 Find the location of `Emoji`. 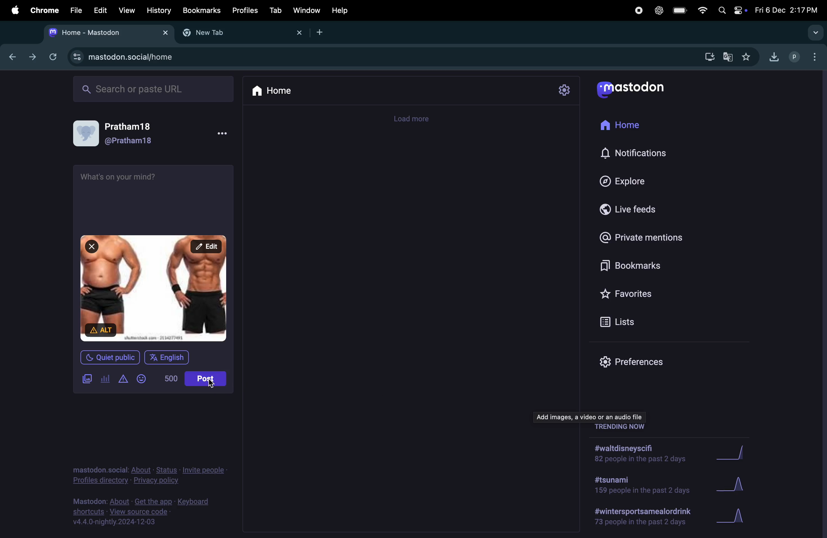

Emoji is located at coordinates (146, 378).